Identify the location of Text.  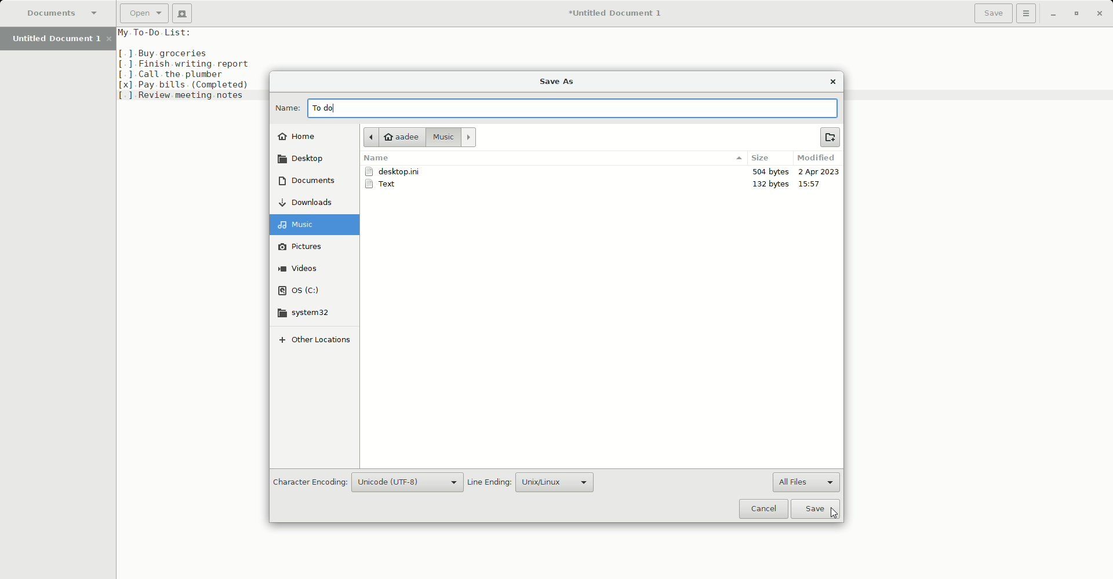
(385, 185).